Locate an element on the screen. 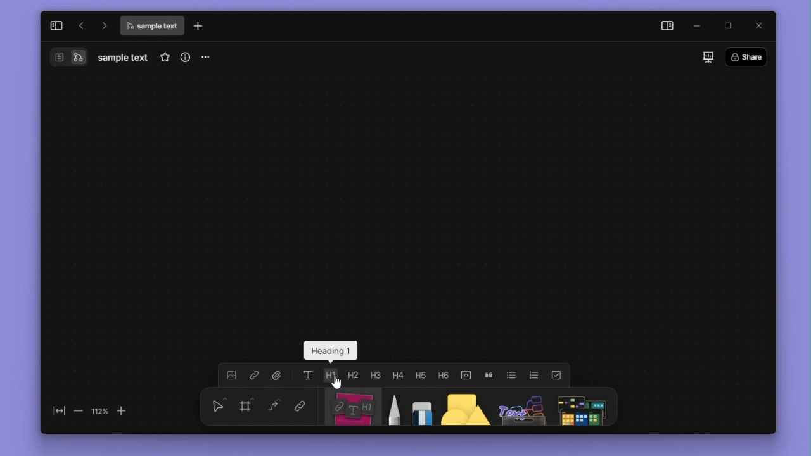 The width and height of the screenshot is (811, 456). side panel is located at coordinates (668, 27).